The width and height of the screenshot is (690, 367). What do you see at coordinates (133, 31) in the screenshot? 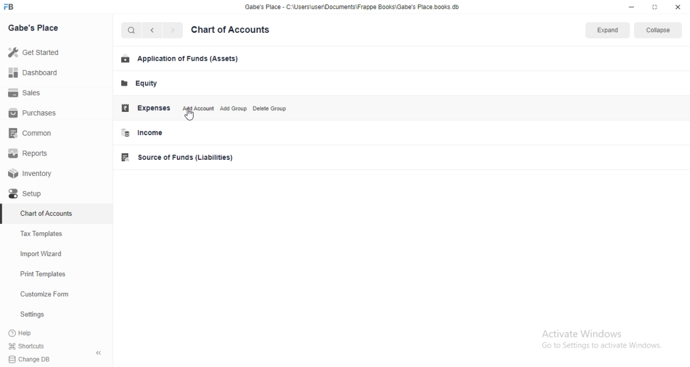
I see `Search` at bounding box center [133, 31].